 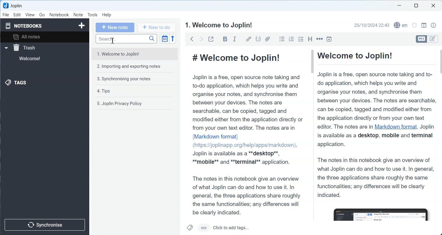 I want to click on Spell checker en, so click(x=401, y=25).